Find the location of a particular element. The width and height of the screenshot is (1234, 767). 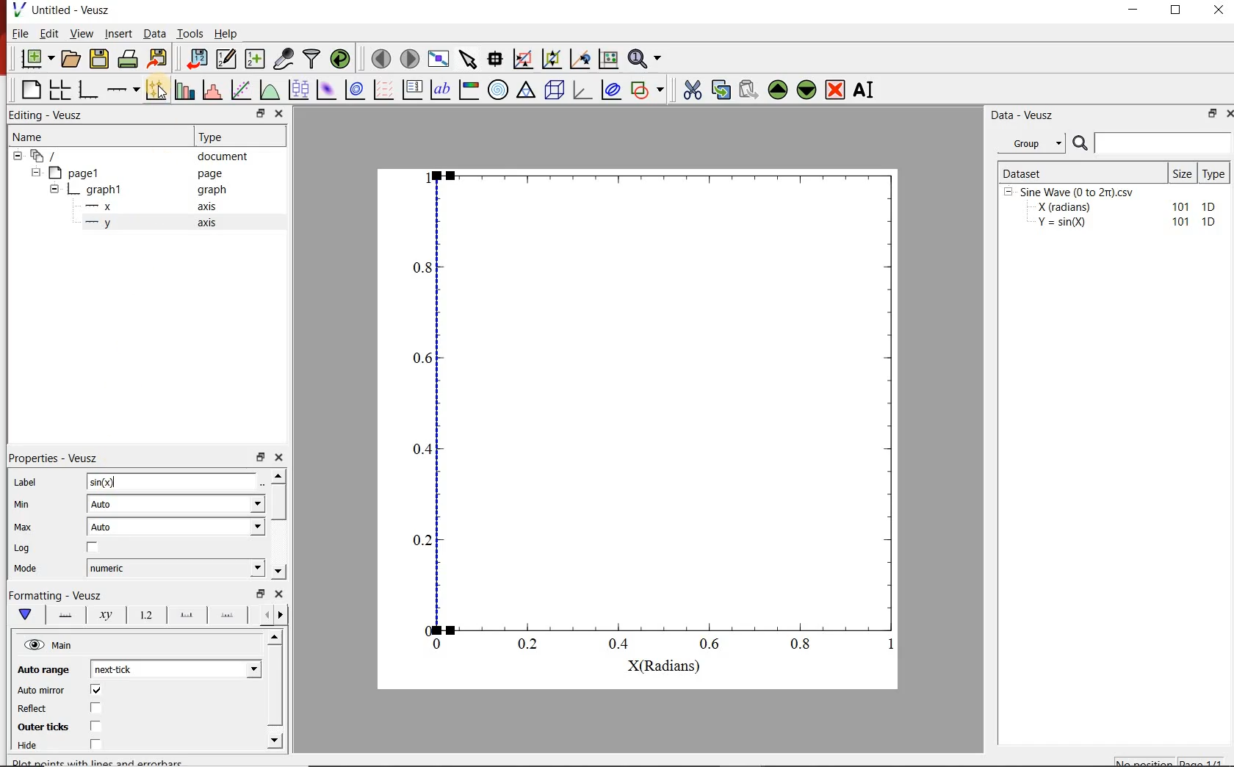

View is located at coordinates (82, 33).